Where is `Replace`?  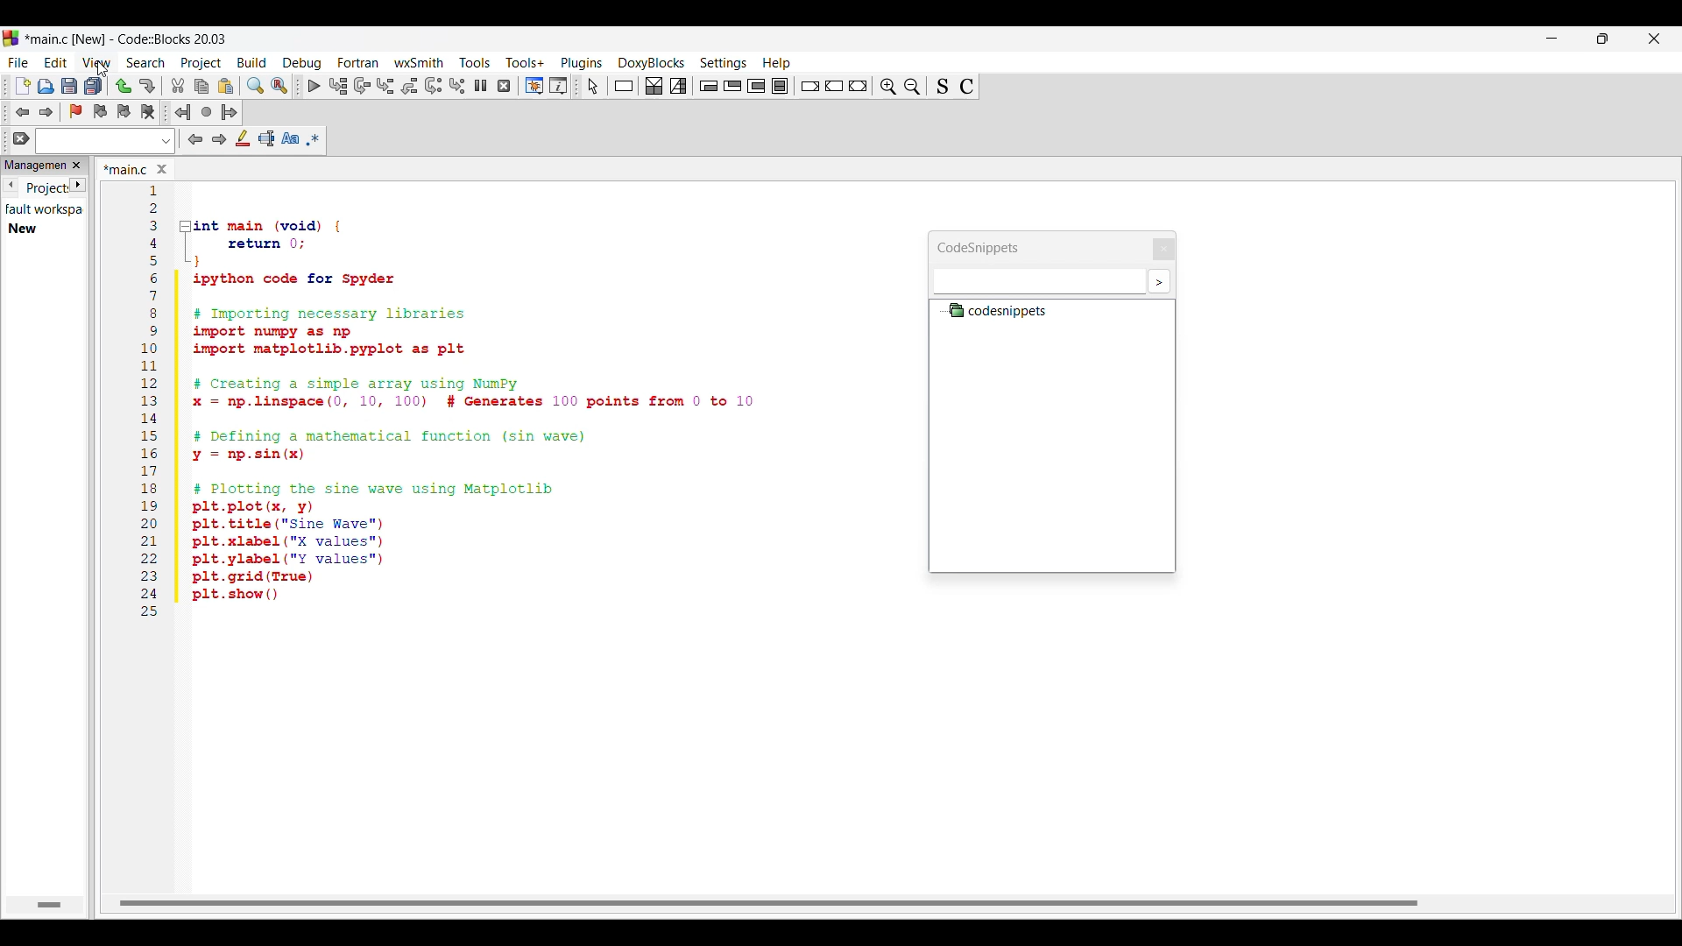 Replace is located at coordinates (279, 86).